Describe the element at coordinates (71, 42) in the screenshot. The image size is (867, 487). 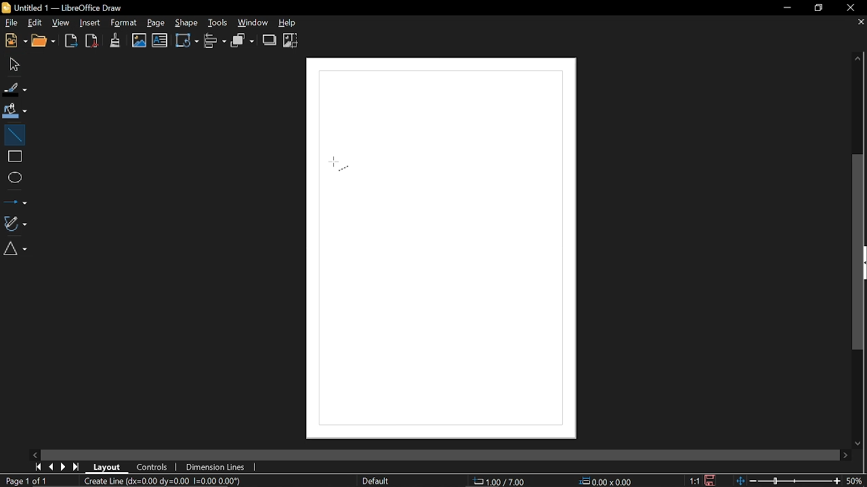
I see `Export` at that location.